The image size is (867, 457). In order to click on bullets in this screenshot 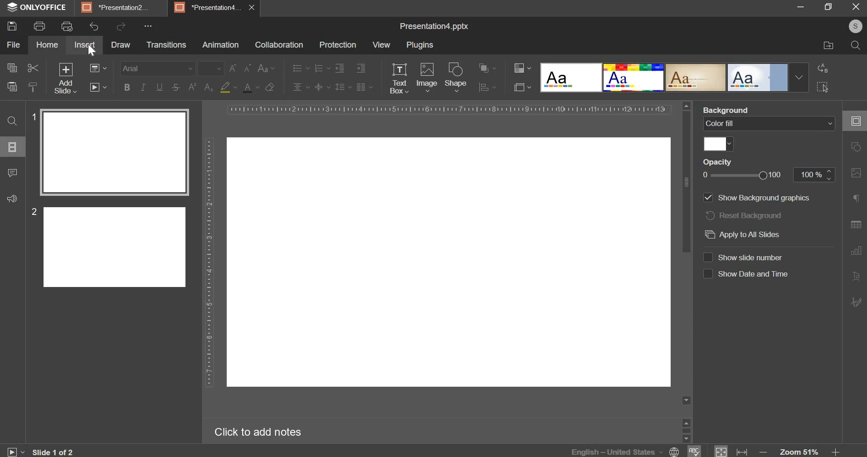, I will do `click(300, 68)`.